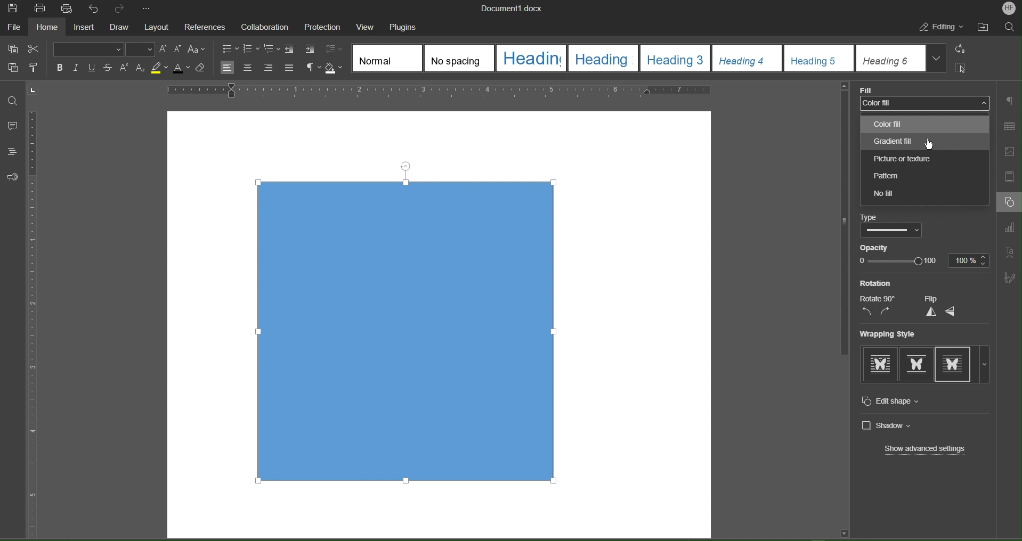 This screenshot has height=541, width=1022. Describe the element at coordinates (141, 69) in the screenshot. I see `Subscript` at that location.